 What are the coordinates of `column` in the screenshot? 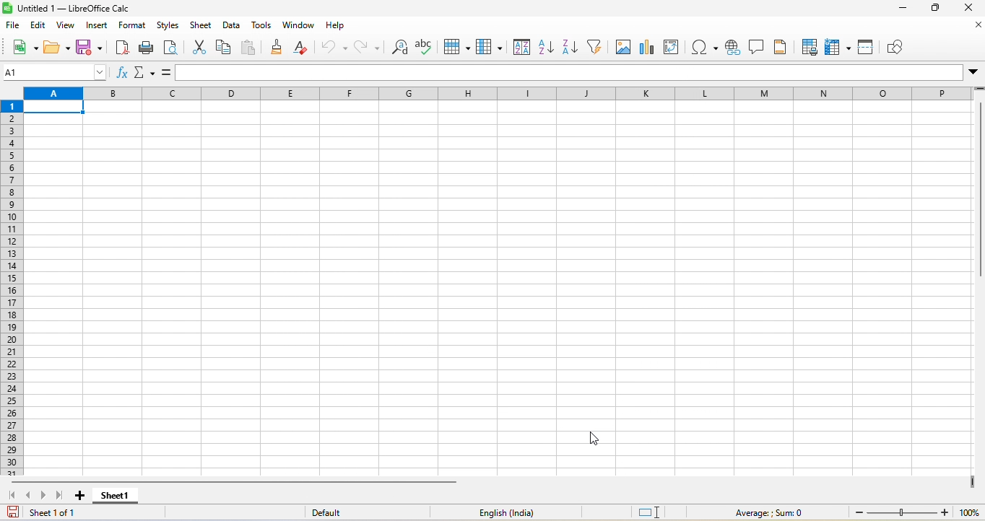 It's located at (491, 47).